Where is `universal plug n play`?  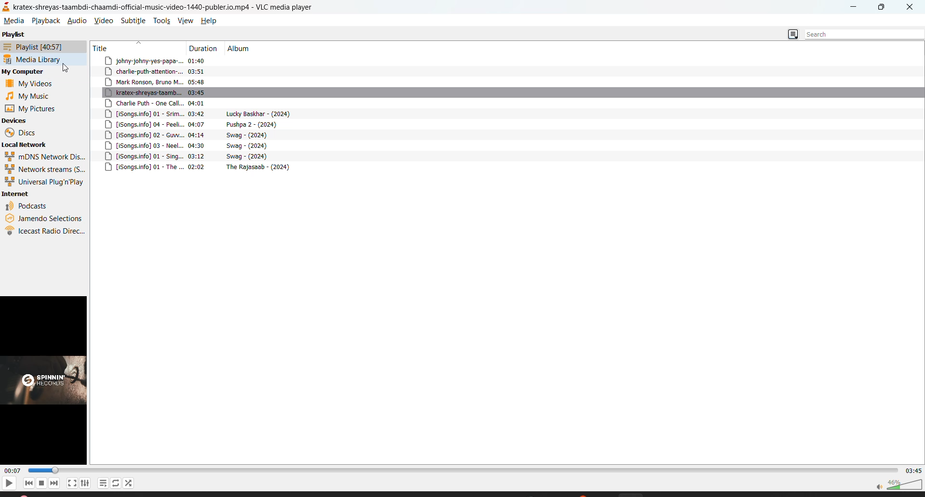
universal plug n play is located at coordinates (43, 182).